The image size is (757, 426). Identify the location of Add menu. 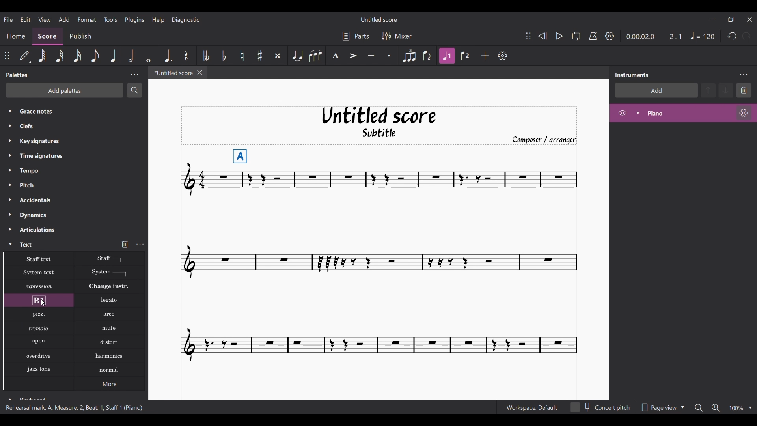
(65, 19).